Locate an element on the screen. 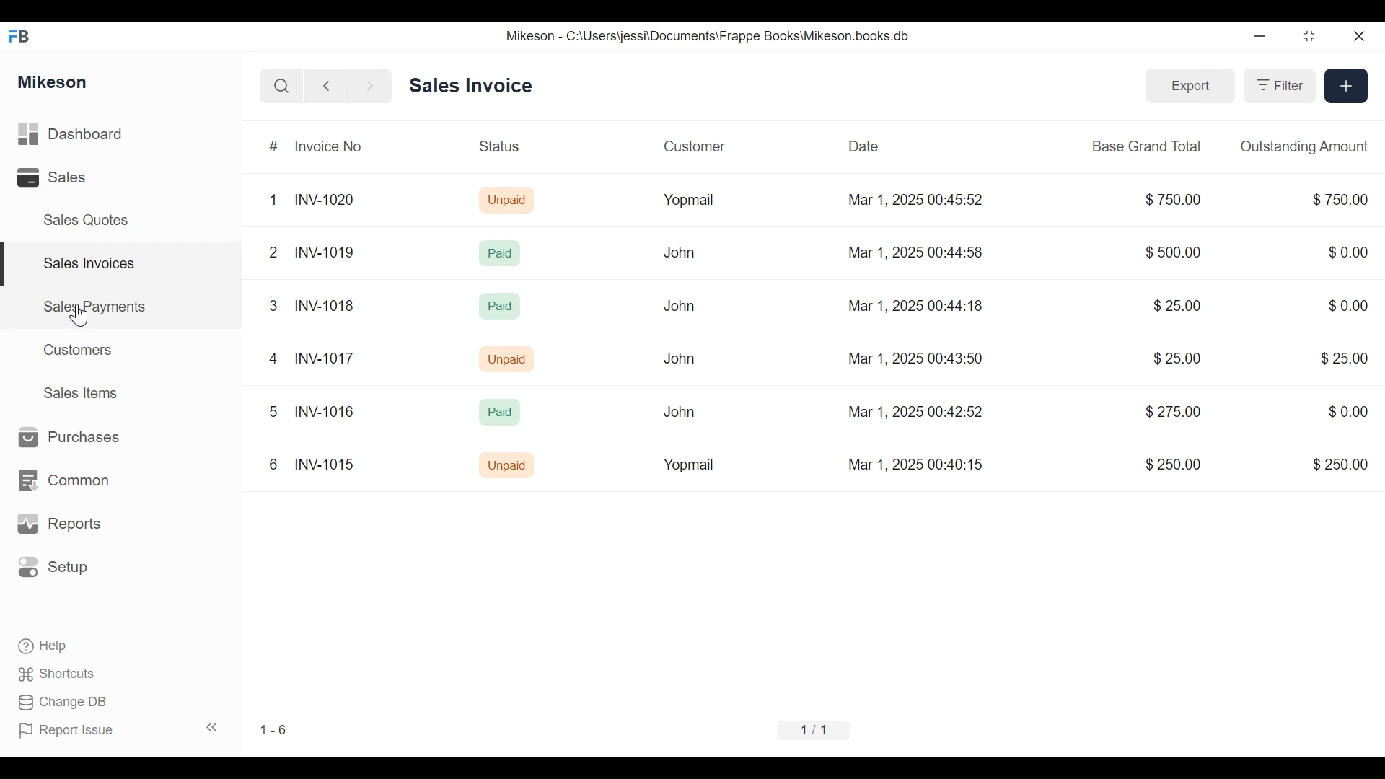  John is located at coordinates (677, 255).